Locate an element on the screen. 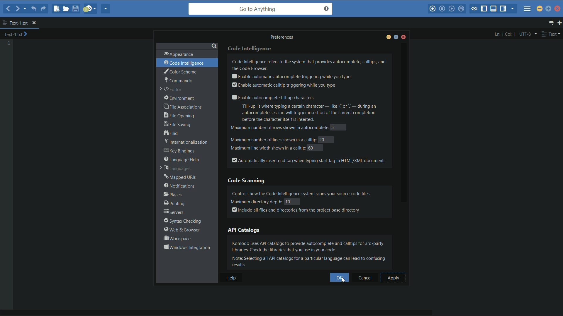 This screenshot has width=563, height=316. web and browser is located at coordinates (181, 230).